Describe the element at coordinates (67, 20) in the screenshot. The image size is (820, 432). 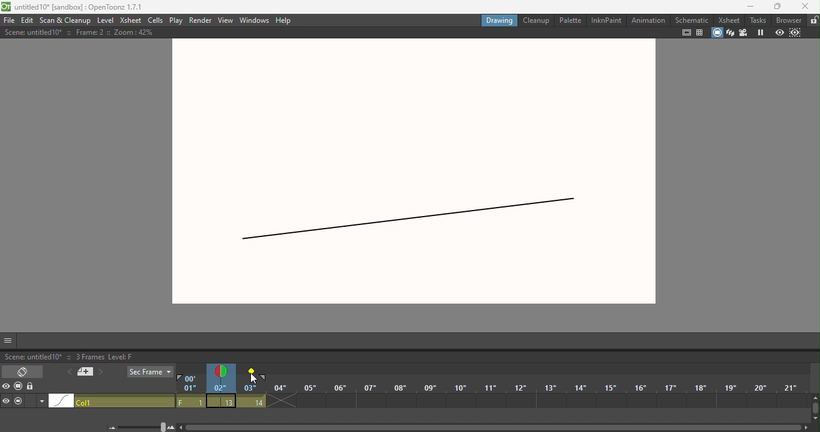
I see `Scan & Cleanup` at that location.